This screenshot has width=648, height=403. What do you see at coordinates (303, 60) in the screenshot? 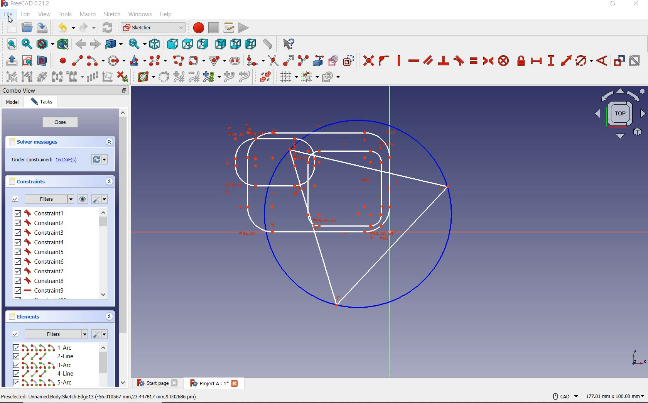
I see `split edge` at bounding box center [303, 60].